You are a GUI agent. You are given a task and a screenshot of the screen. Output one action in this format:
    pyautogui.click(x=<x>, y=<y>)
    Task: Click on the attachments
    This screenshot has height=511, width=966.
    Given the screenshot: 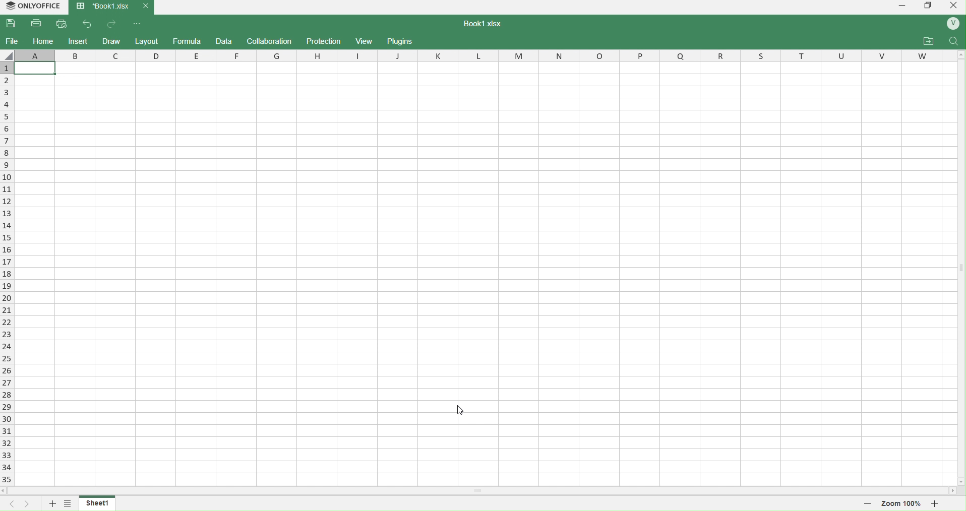 What is the action you would take?
    pyautogui.click(x=928, y=41)
    